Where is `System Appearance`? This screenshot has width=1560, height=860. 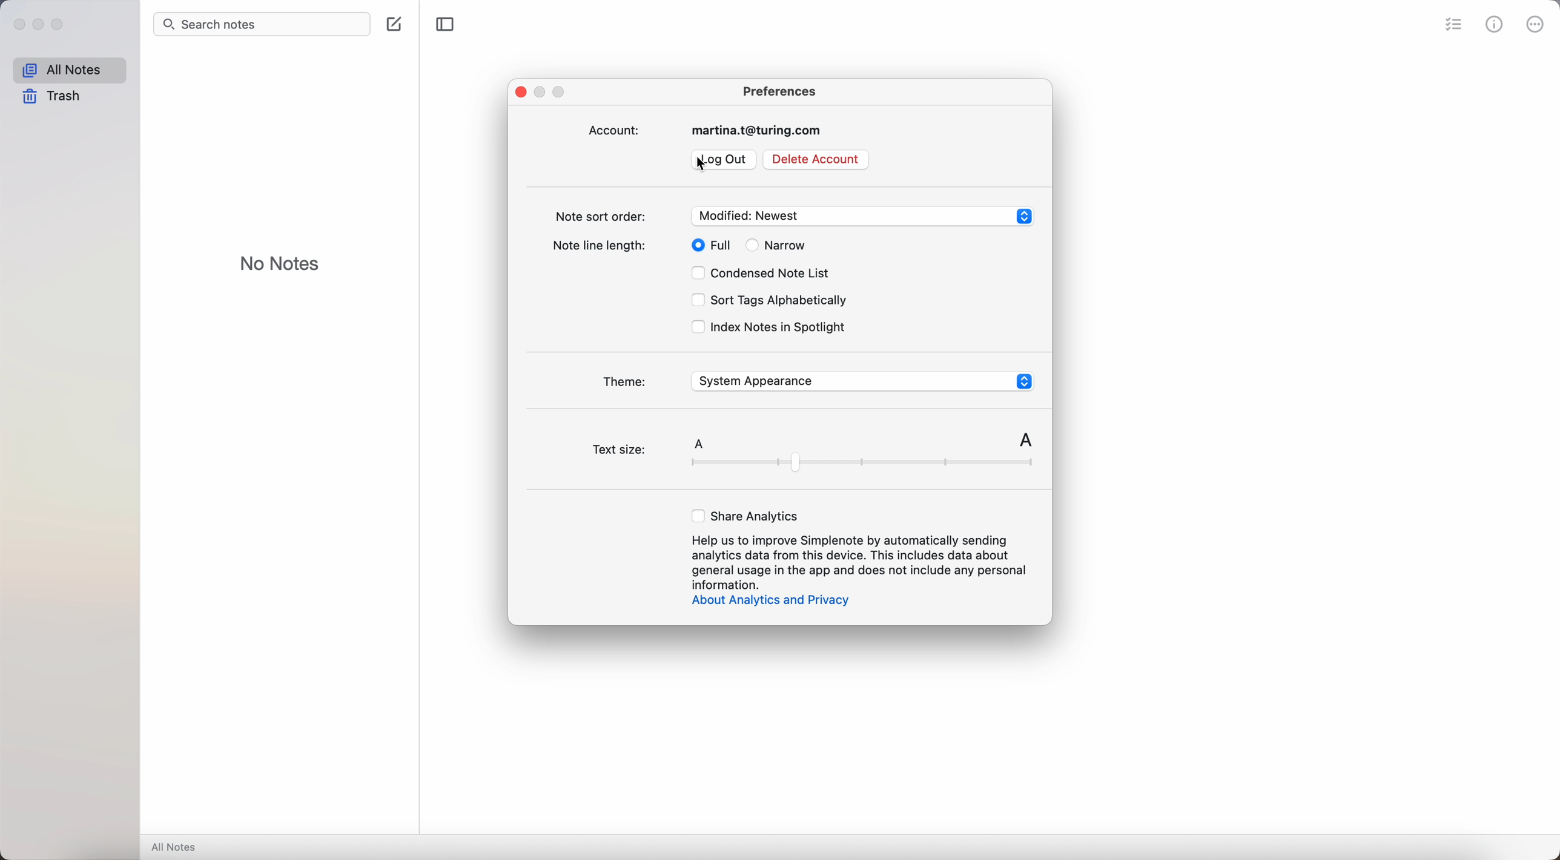 System Appearance is located at coordinates (858, 379).